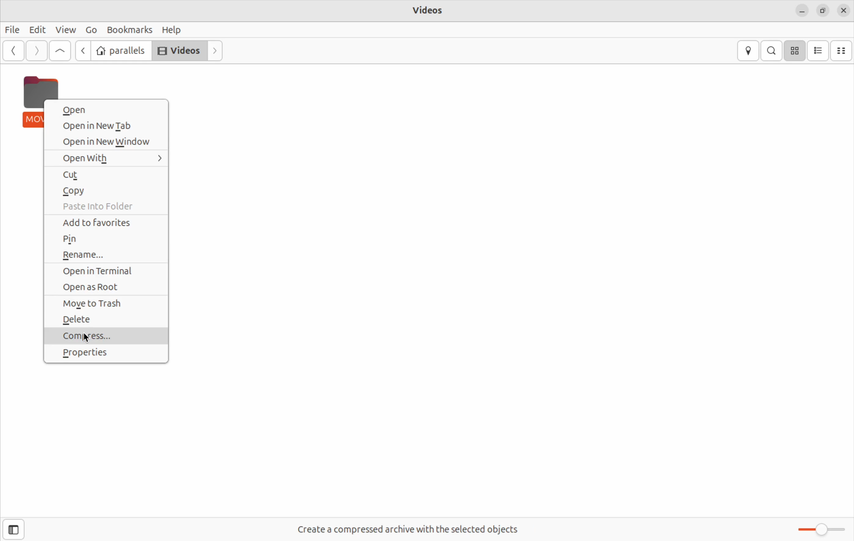  Describe the element at coordinates (107, 320) in the screenshot. I see `delete` at that location.